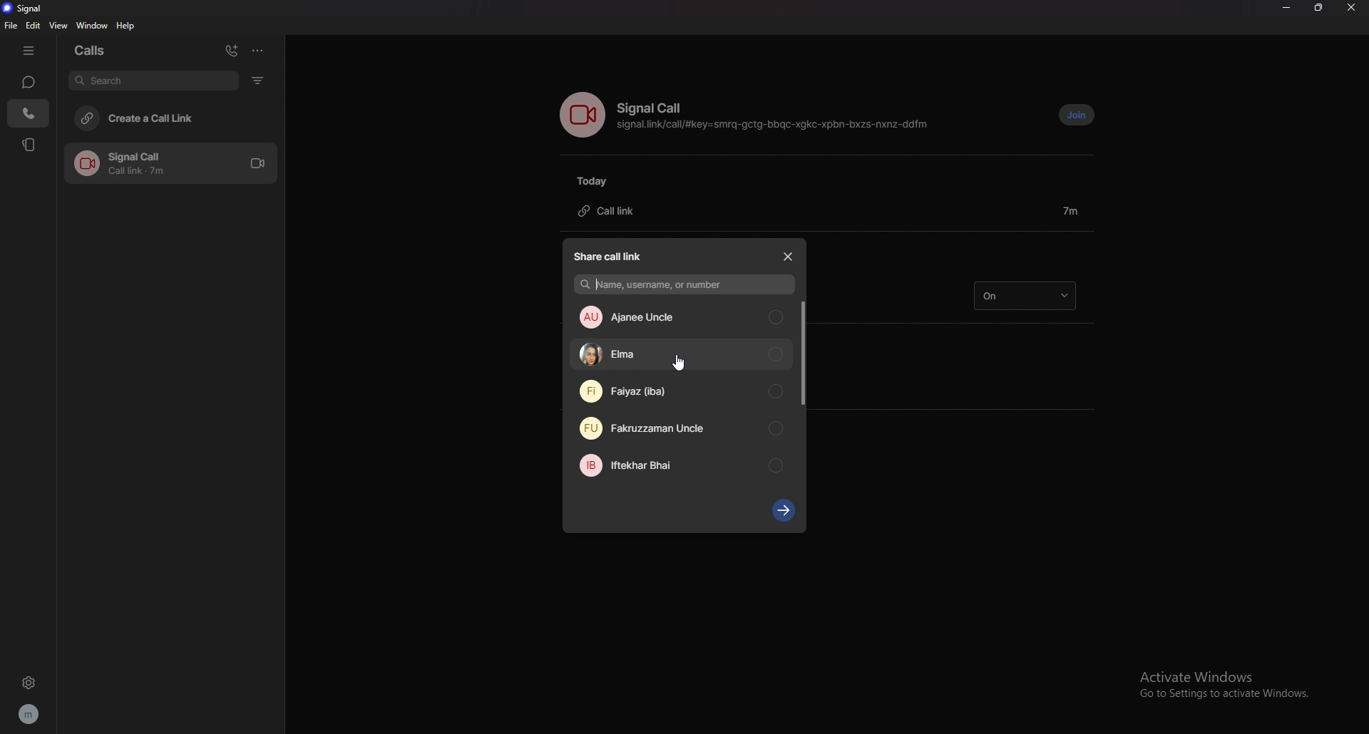 The height and width of the screenshot is (734, 1369). I want to click on contact, so click(682, 391).